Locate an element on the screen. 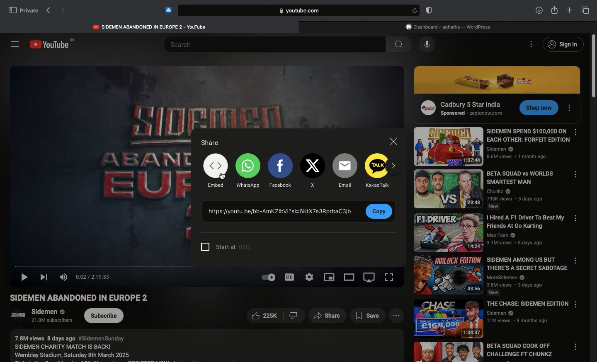 This screenshot has width=597, height=362. Options is located at coordinates (571, 106).